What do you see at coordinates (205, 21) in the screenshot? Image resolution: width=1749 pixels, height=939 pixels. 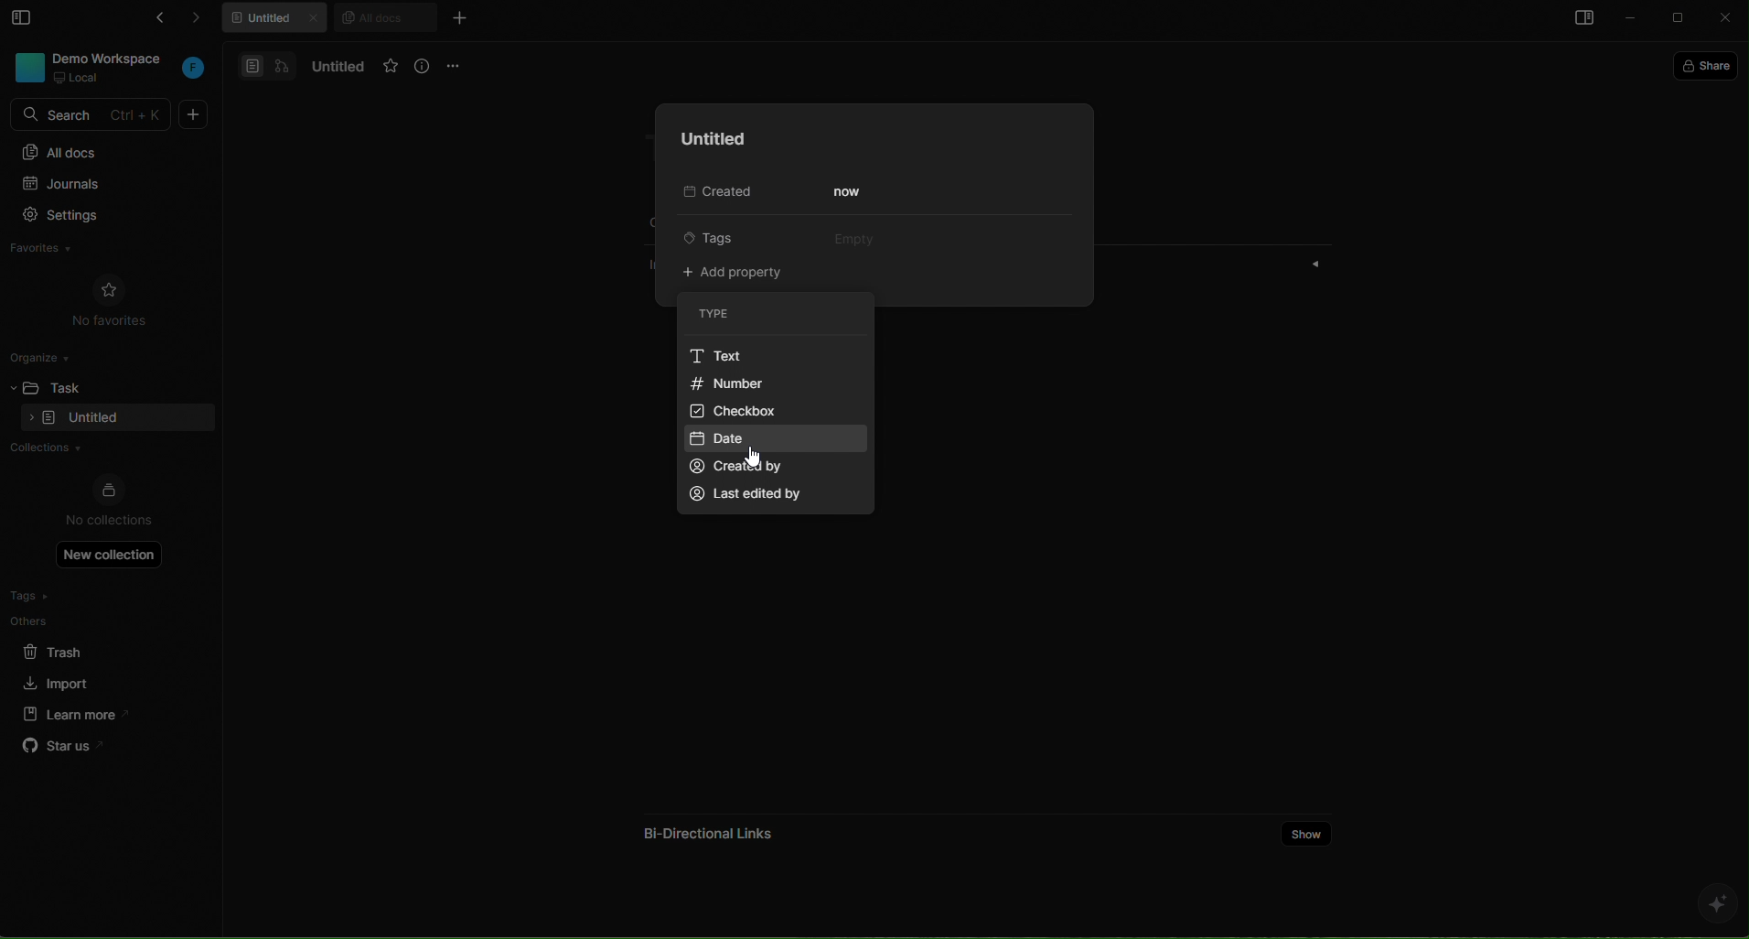 I see `forward` at bounding box center [205, 21].